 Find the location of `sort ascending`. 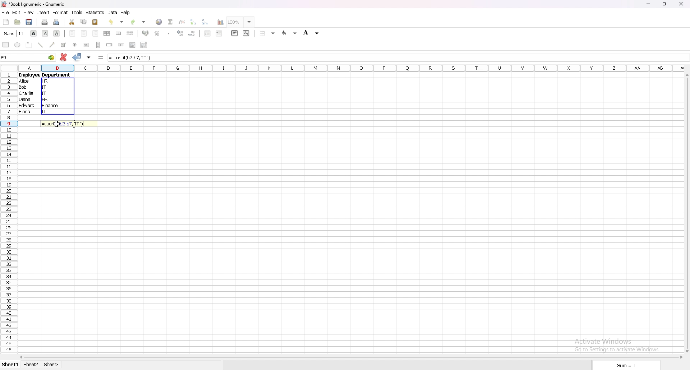

sort ascending is located at coordinates (193, 22).